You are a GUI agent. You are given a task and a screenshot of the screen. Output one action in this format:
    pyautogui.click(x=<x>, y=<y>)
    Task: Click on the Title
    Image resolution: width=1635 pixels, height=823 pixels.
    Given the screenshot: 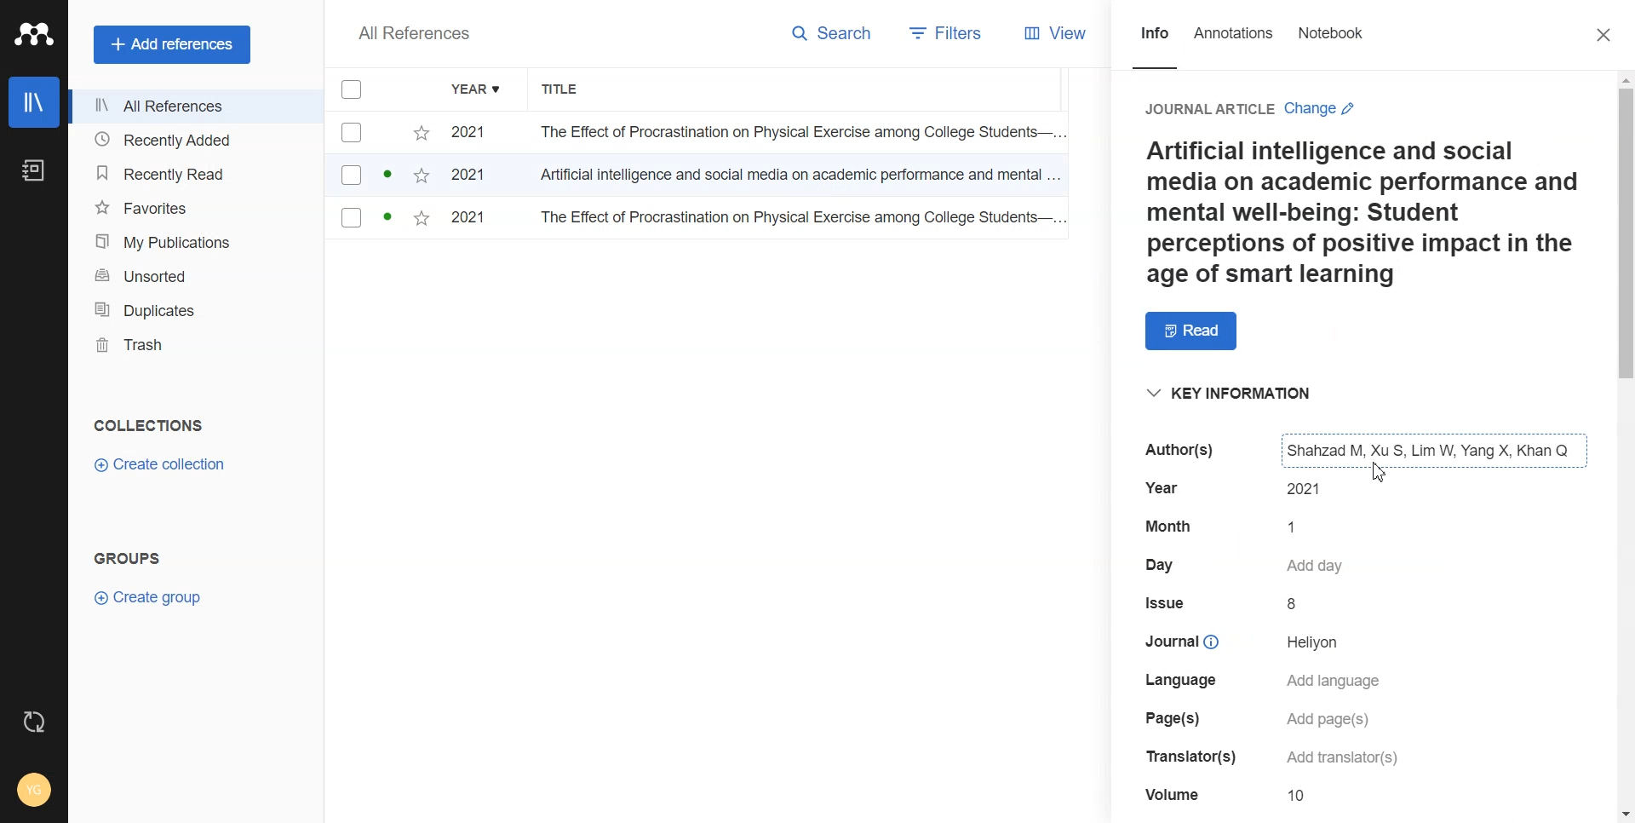 What is the action you would take?
    pyautogui.click(x=570, y=90)
    